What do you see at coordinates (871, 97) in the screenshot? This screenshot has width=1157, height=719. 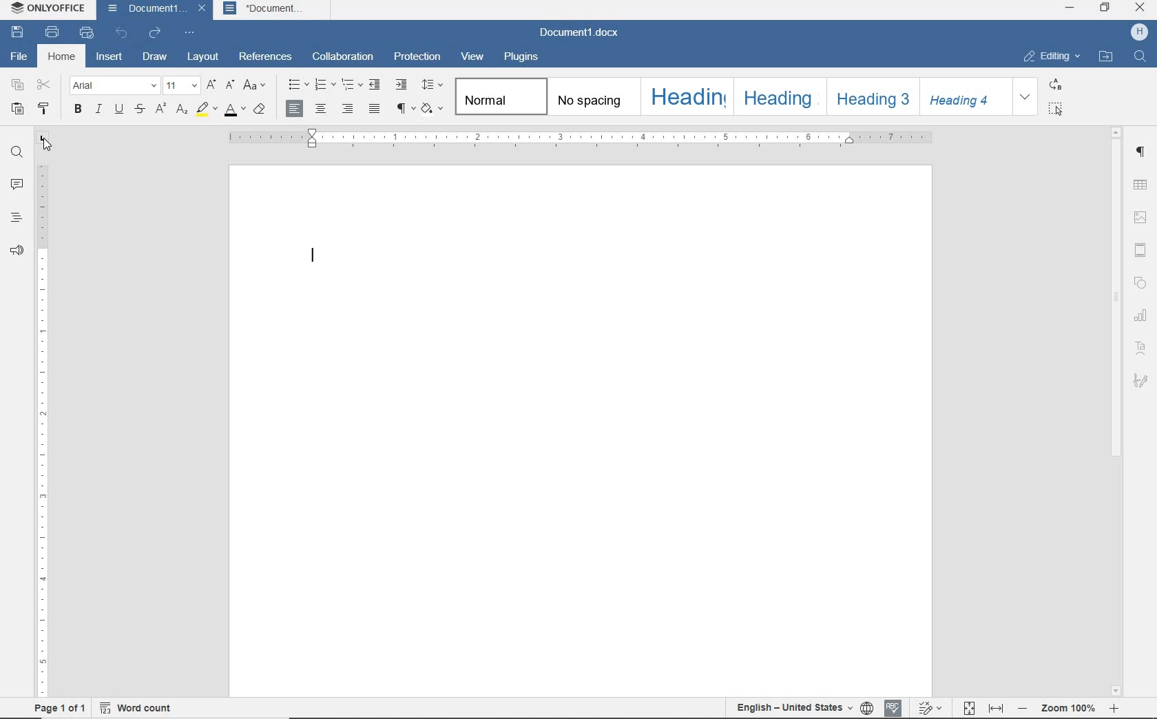 I see `HEADING 3` at bounding box center [871, 97].